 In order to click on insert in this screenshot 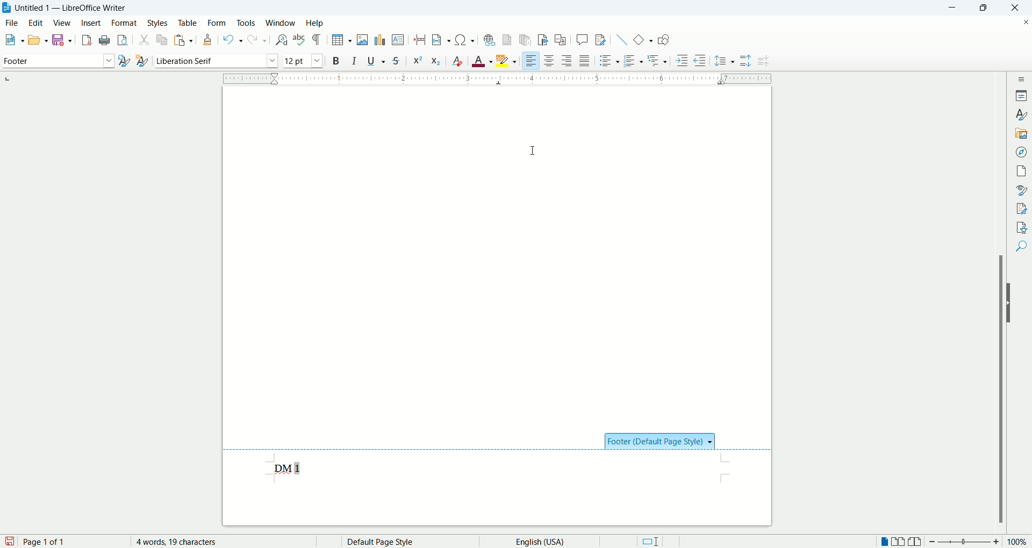, I will do `click(91, 23)`.